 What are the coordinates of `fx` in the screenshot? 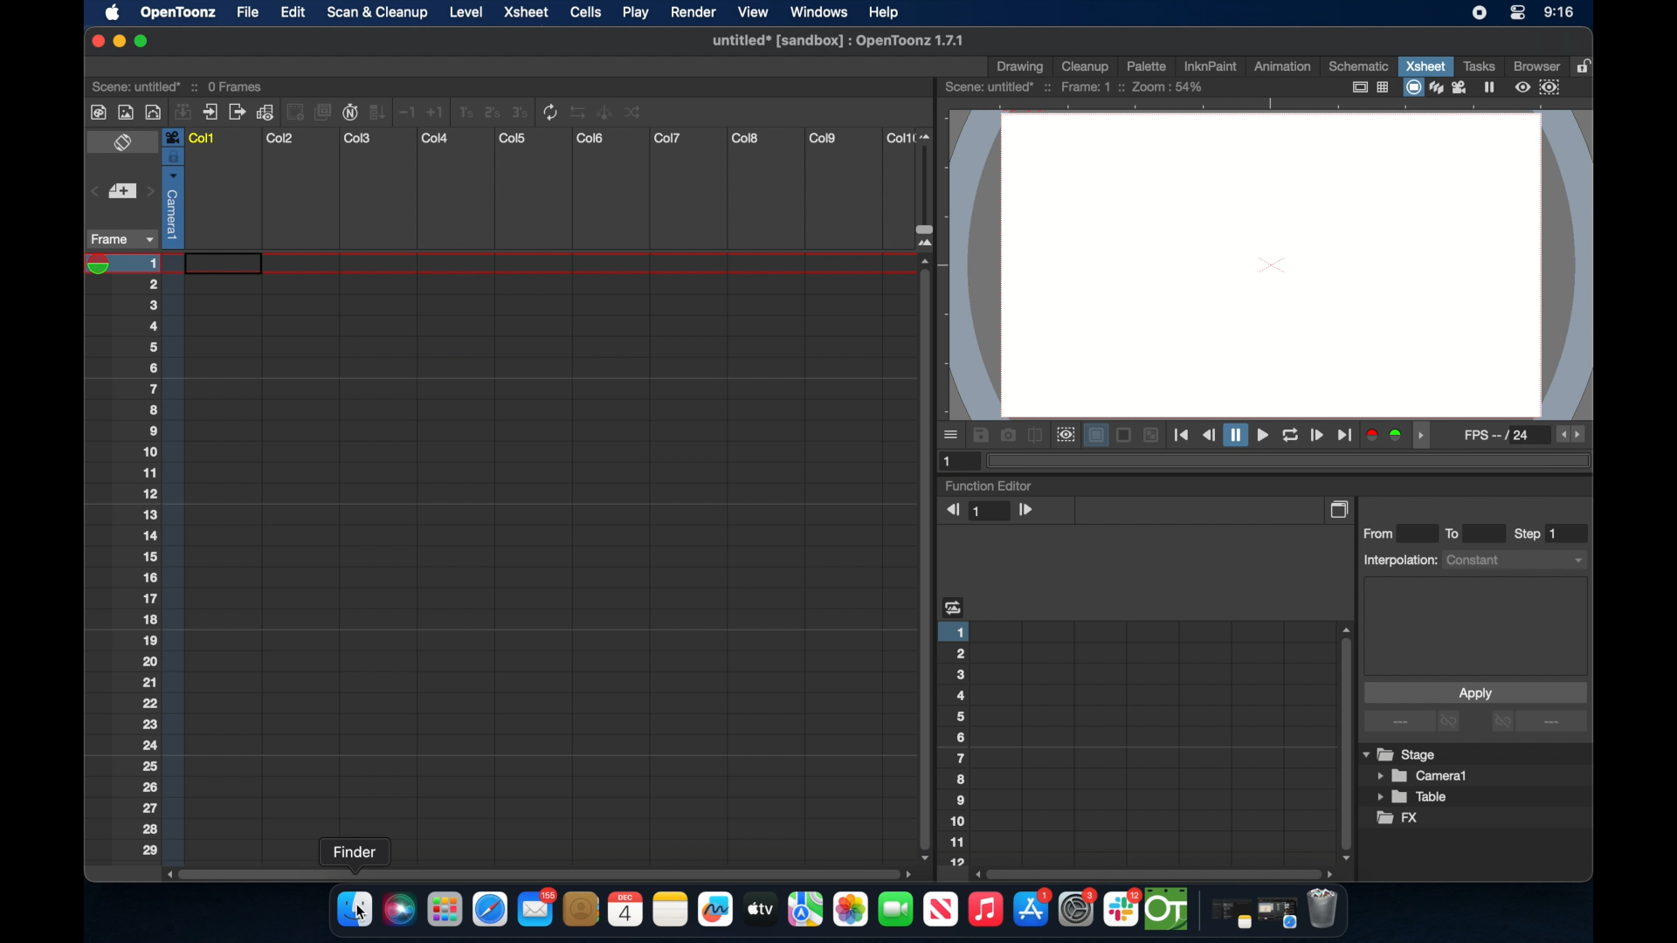 It's located at (1398, 818).